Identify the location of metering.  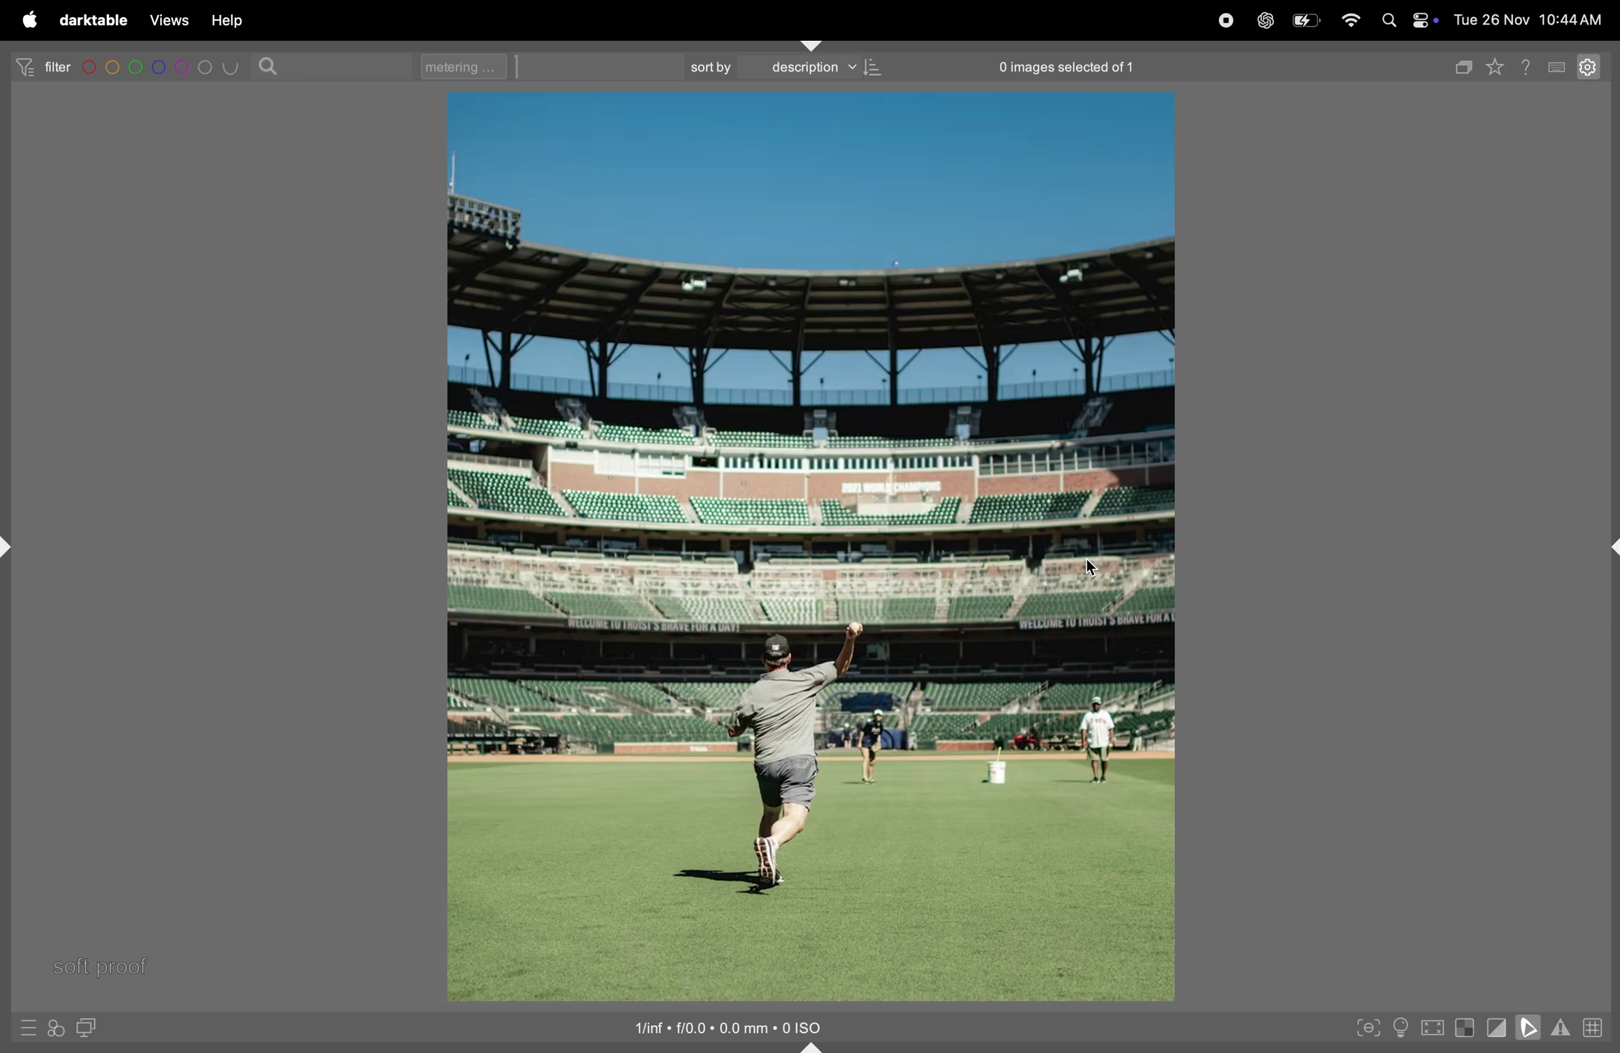
(476, 65).